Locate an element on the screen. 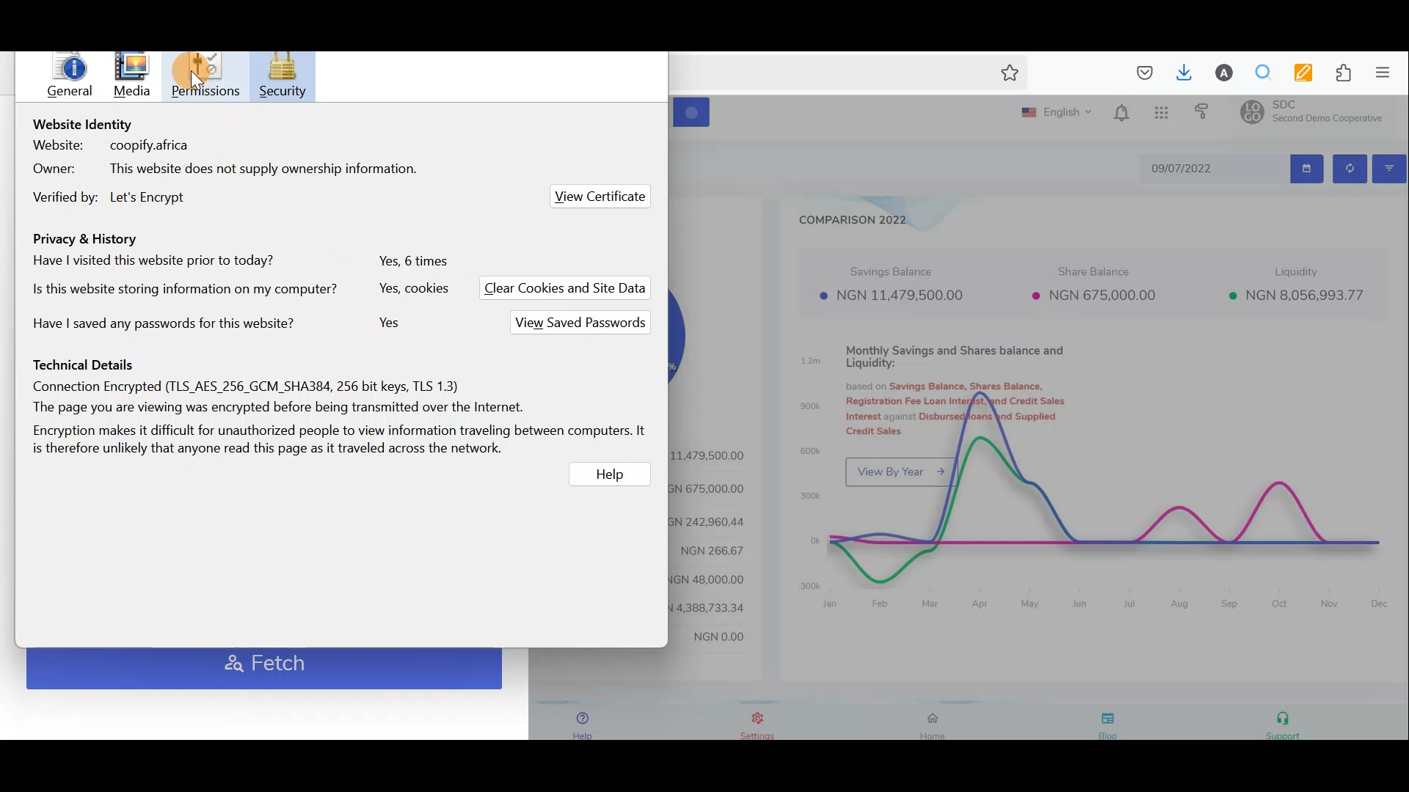  Privacy & History is located at coordinates (237, 283).